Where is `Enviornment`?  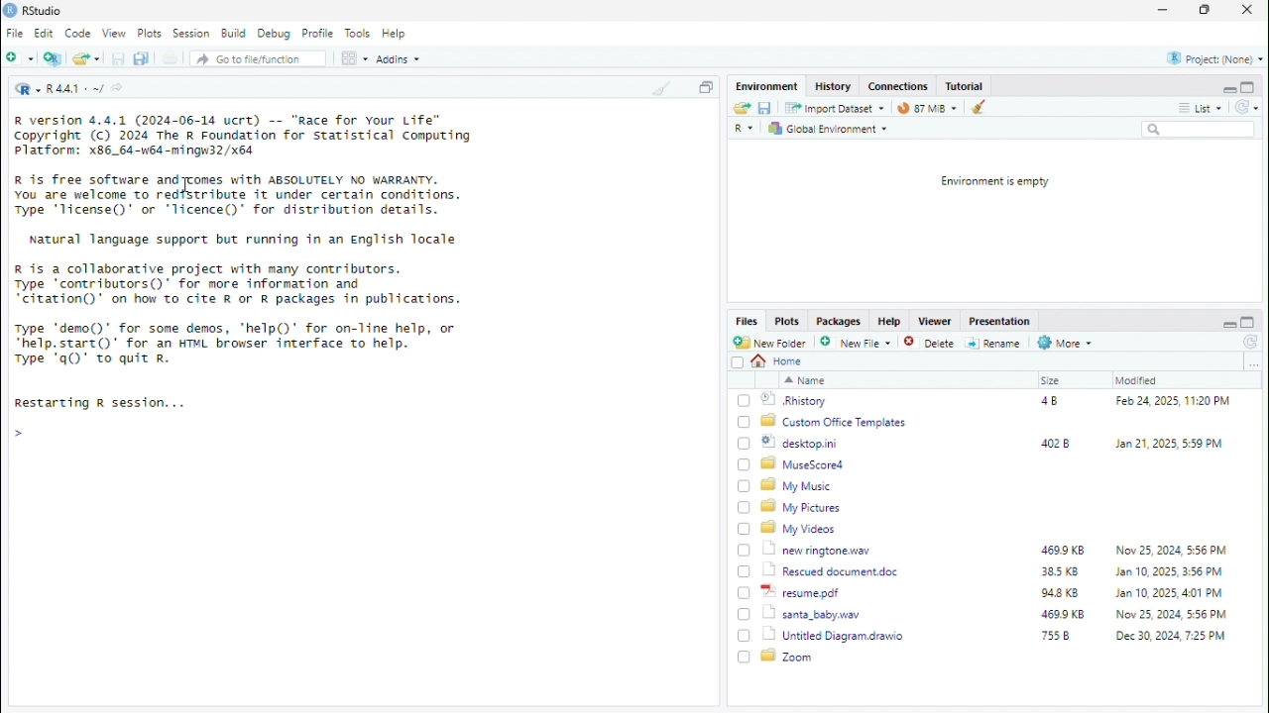
Enviornment is located at coordinates (768, 86).